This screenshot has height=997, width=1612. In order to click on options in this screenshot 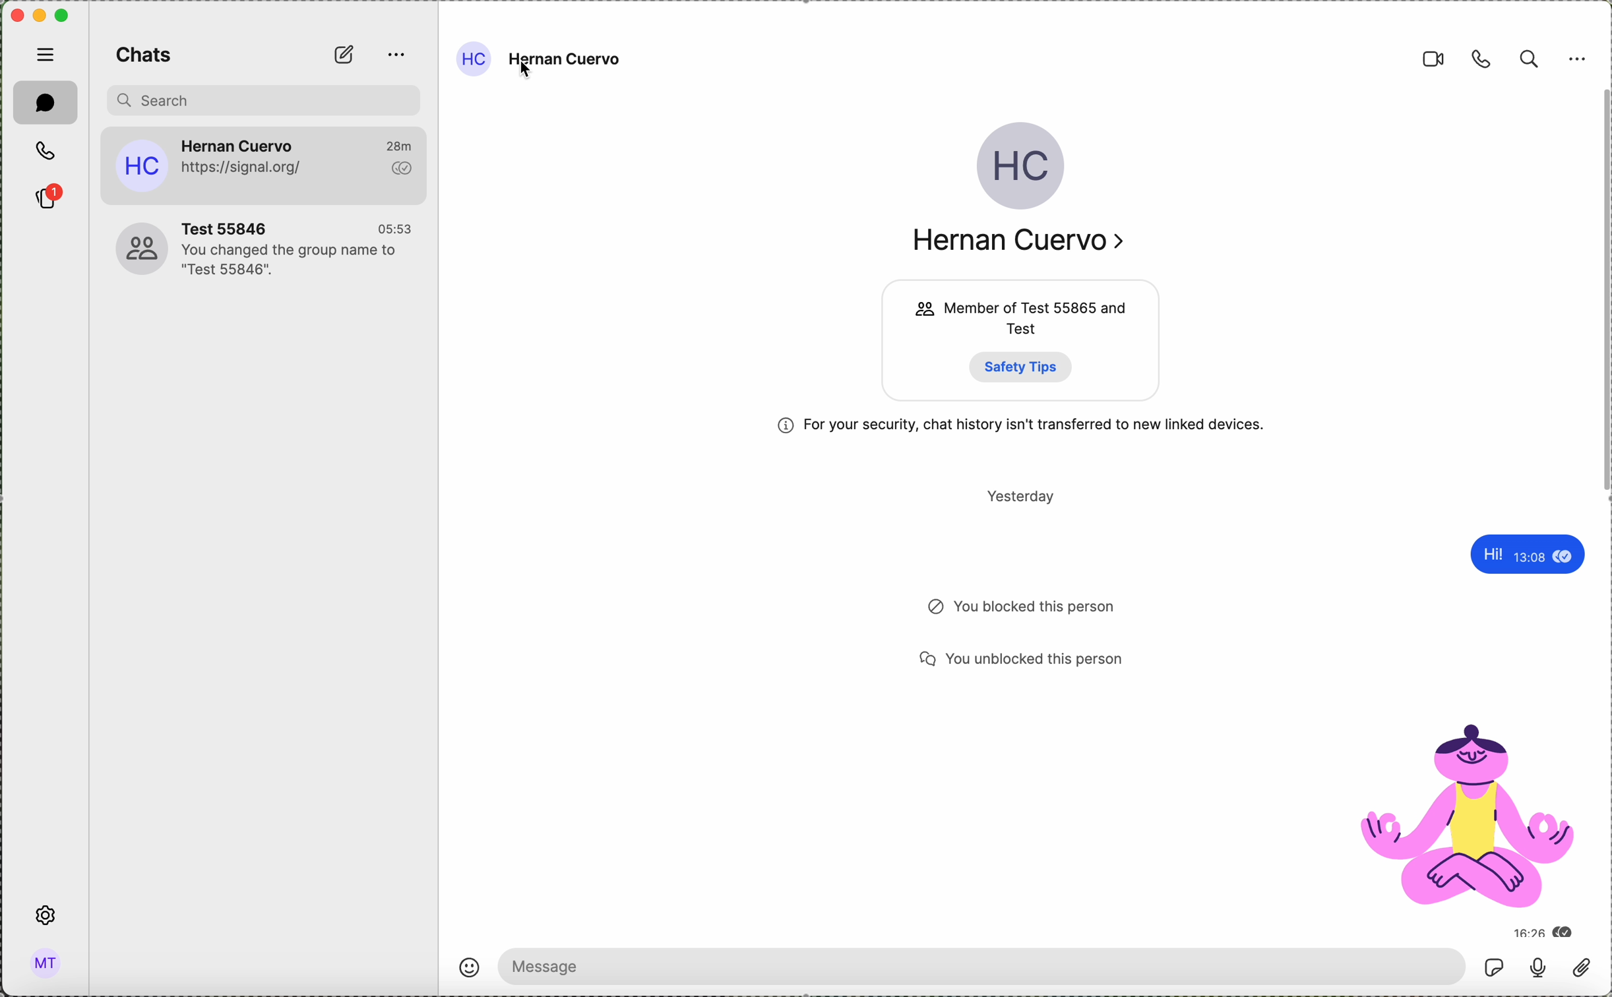, I will do `click(1580, 60)`.